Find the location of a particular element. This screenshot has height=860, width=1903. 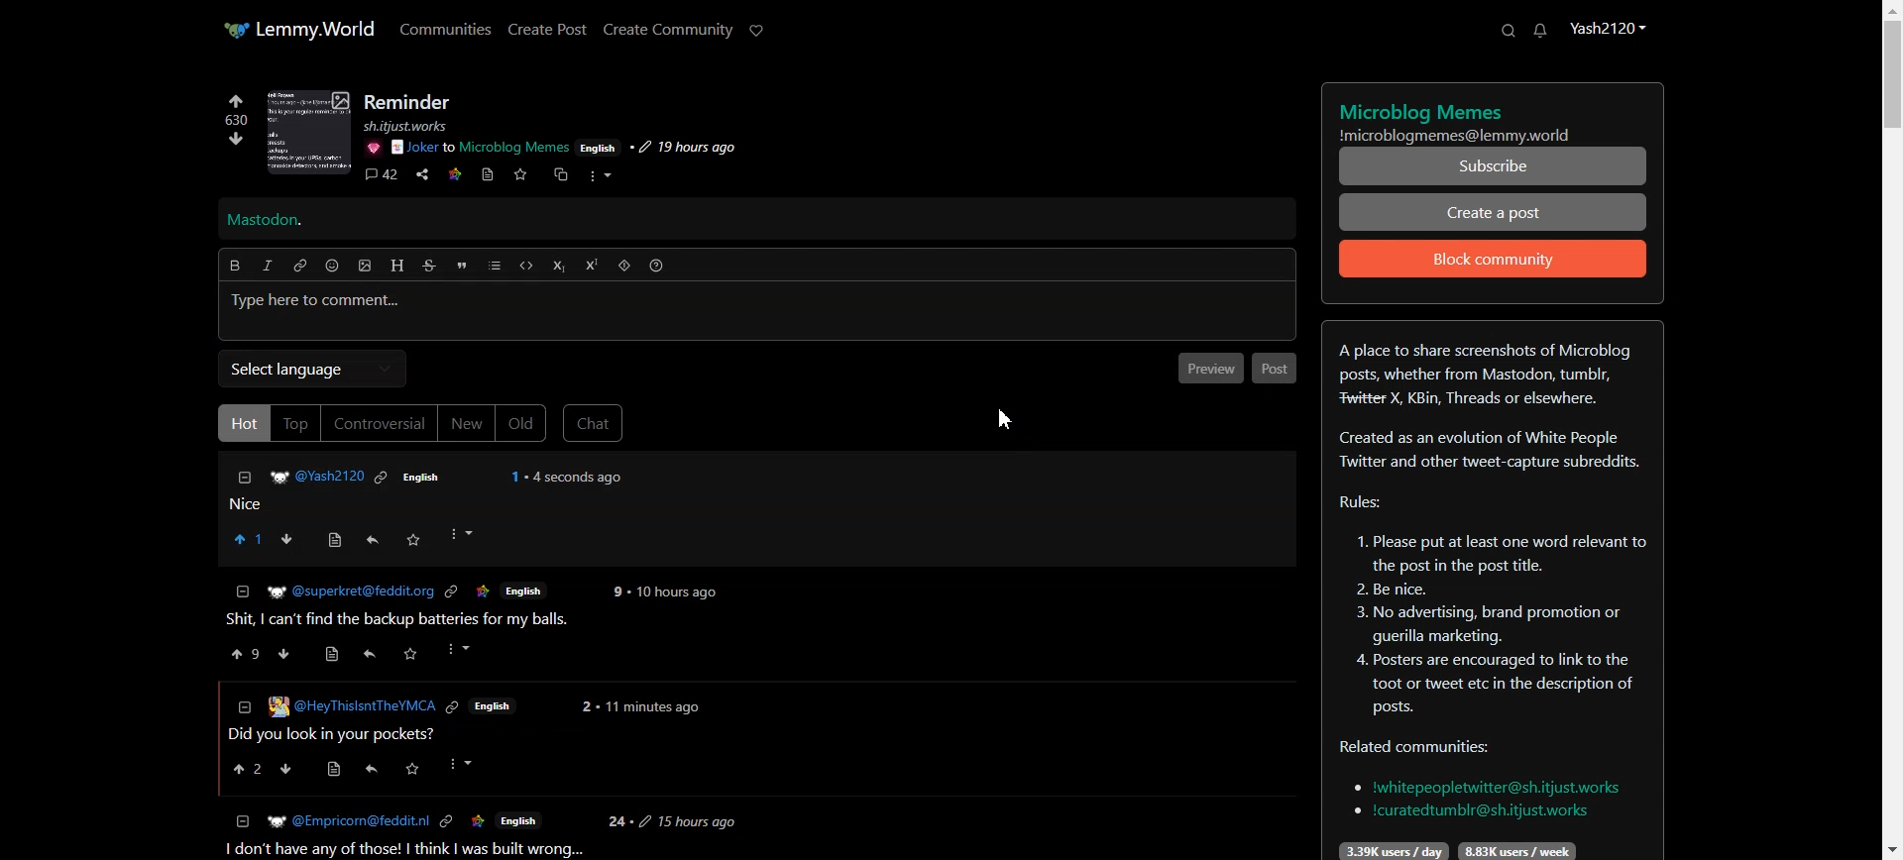

Select language is located at coordinates (311, 369).